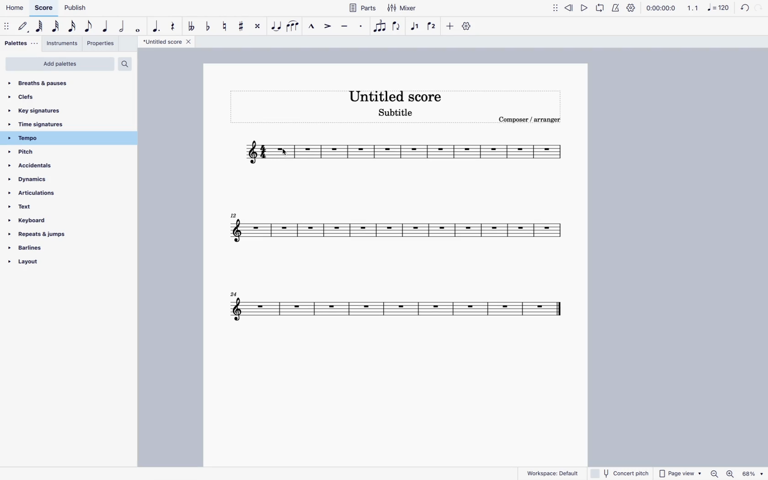 The width and height of the screenshot is (768, 480). Describe the element at coordinates (714, 474) in the screenshot. I see `zoom` at that location.